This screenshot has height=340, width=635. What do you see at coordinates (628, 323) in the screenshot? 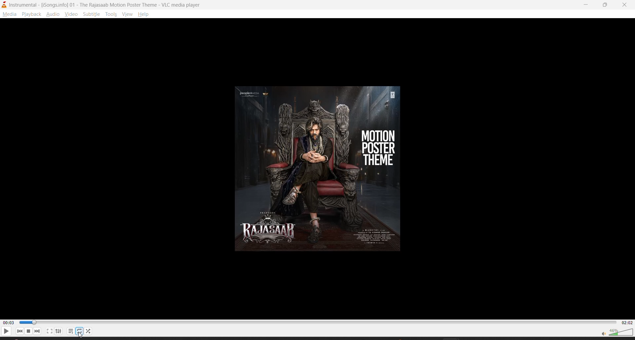
I see `02:02` at bounding box center [628, 323].